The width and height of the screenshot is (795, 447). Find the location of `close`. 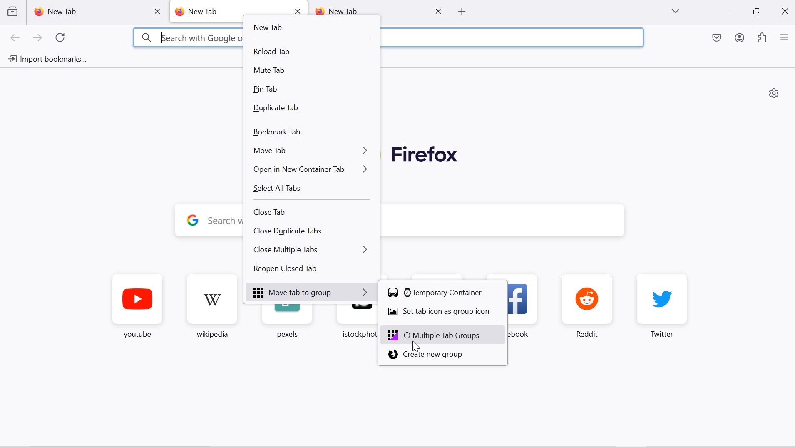

close is located at coordinates (296, 10).